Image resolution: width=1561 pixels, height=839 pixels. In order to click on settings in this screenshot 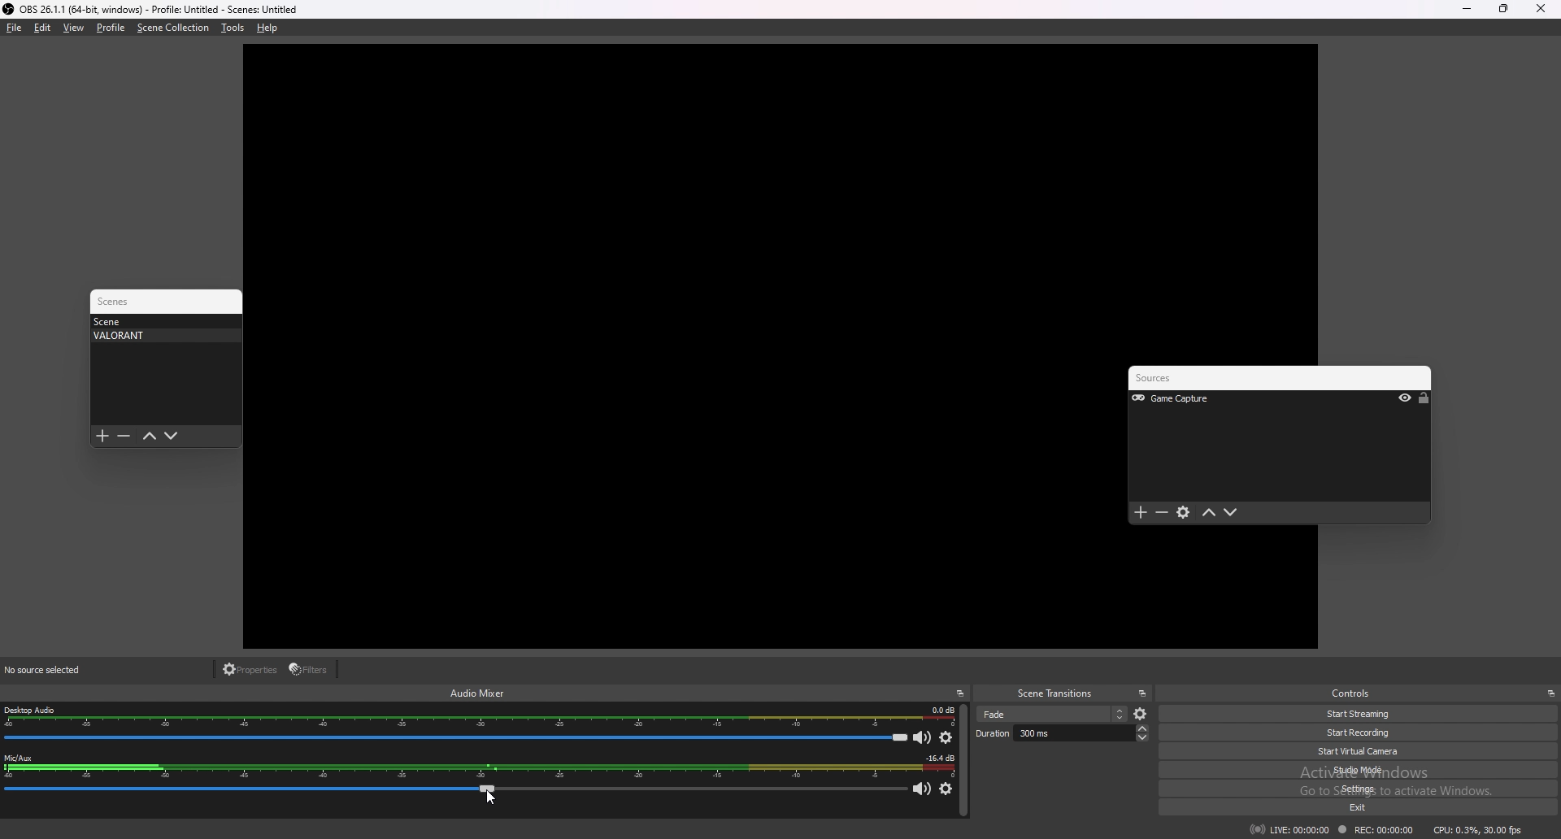, I will do `click(1368, 789)`.